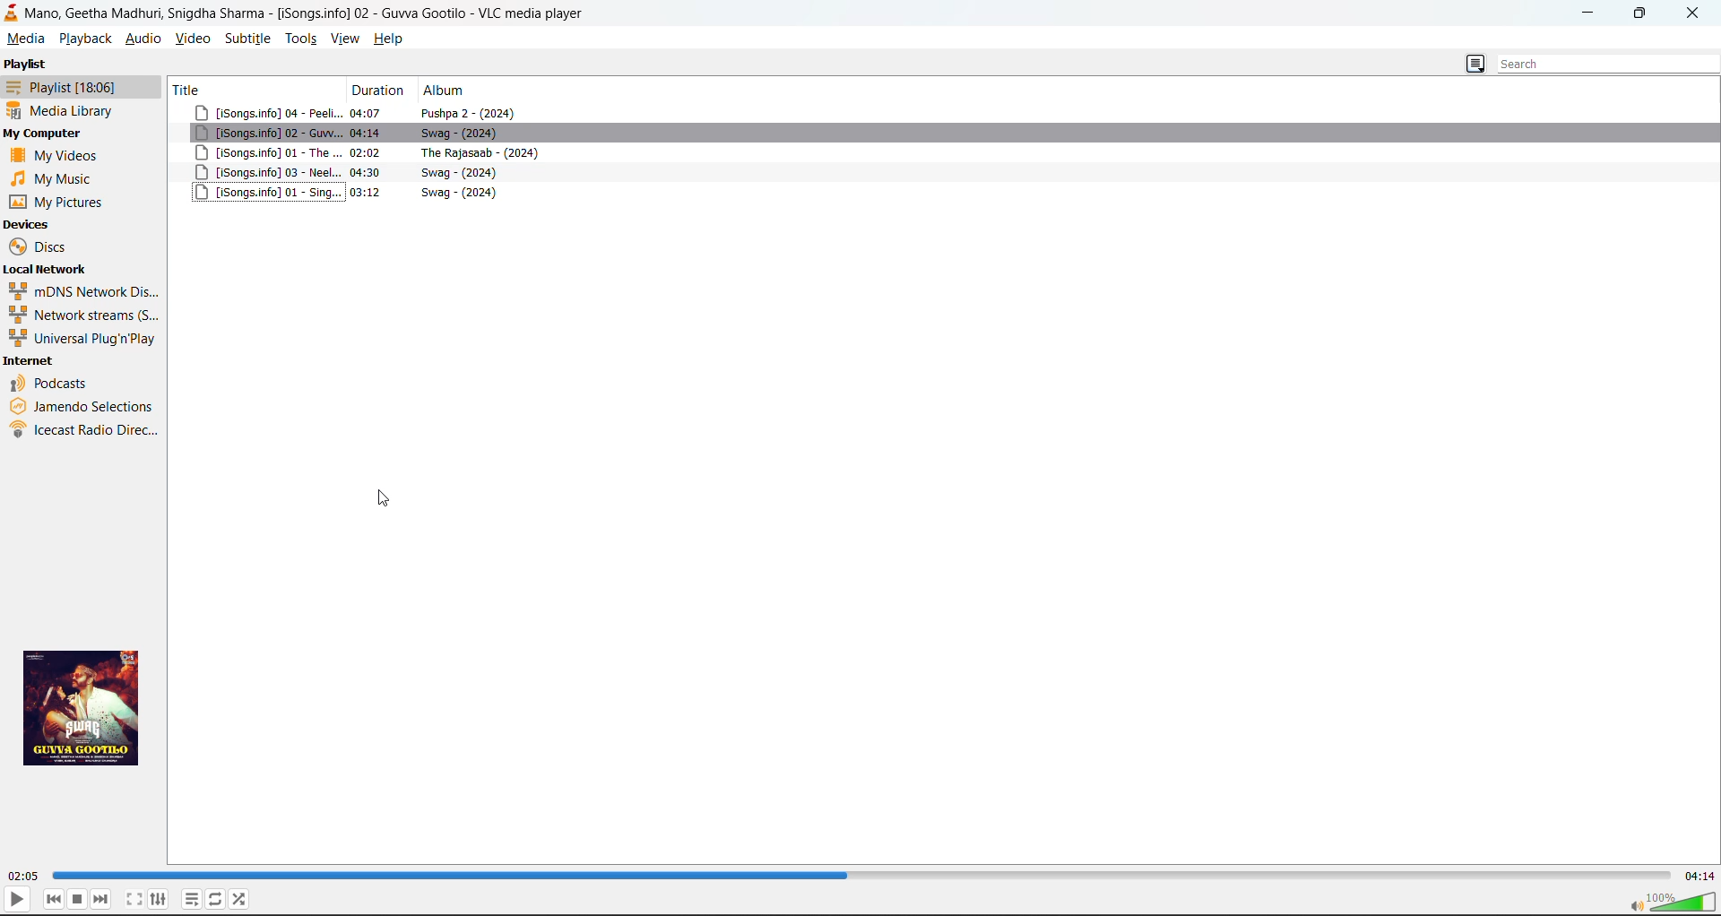 The image size is (1721, 916). I want to click on search, so click(1601, 65).